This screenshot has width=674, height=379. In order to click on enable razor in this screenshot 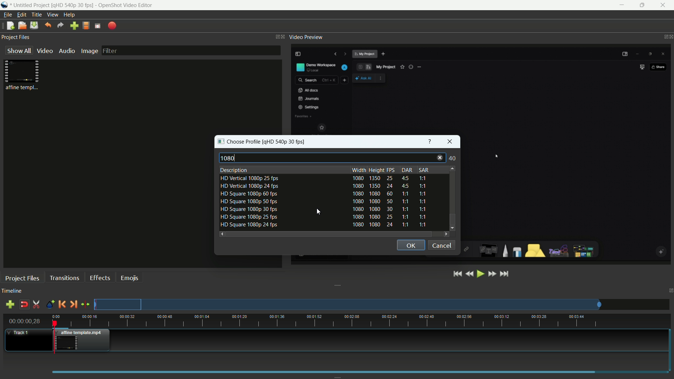, I will do `click(37, 304)`.